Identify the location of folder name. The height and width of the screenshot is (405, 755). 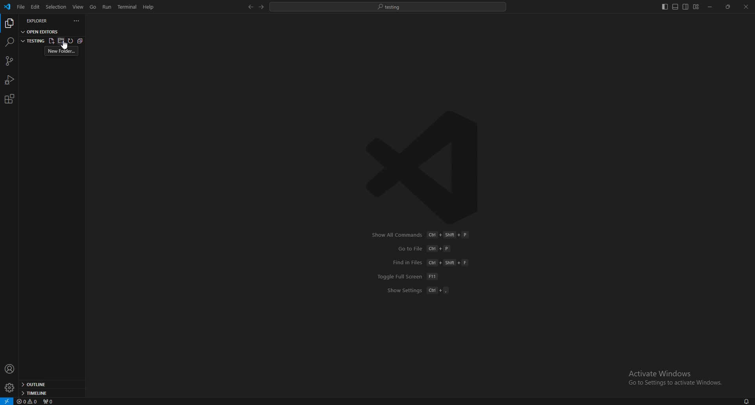
(33, 40).